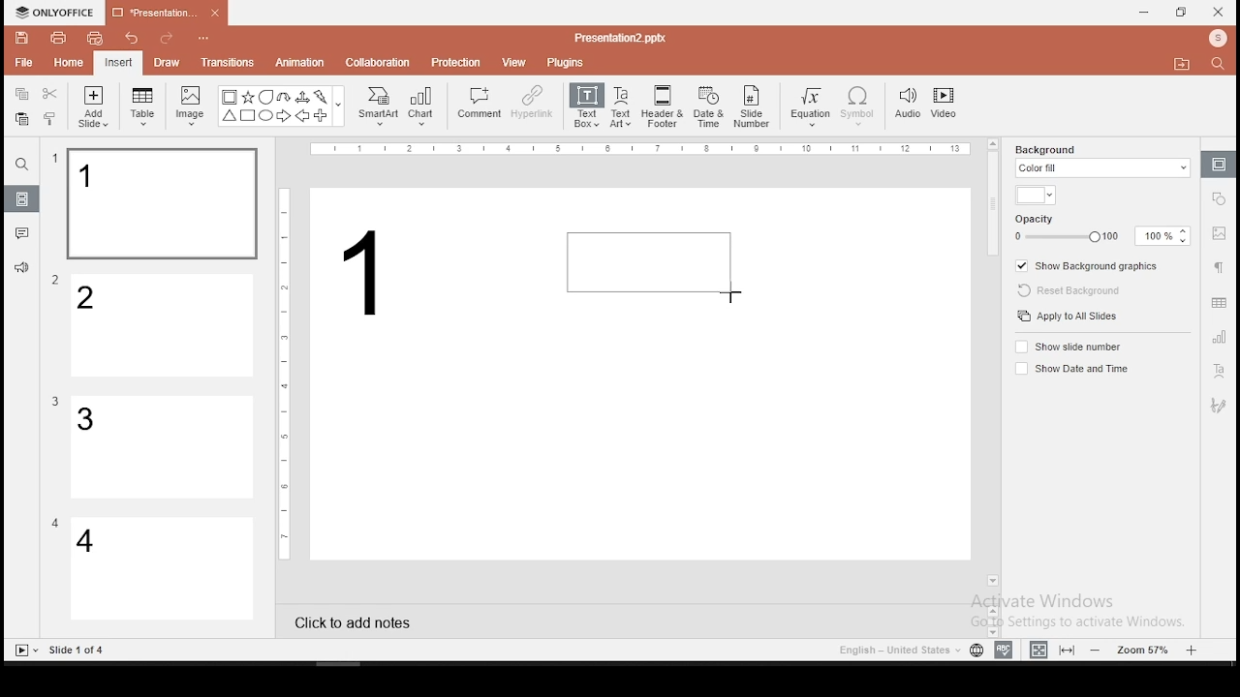  I want to click on slide 3, so click(160, 447).